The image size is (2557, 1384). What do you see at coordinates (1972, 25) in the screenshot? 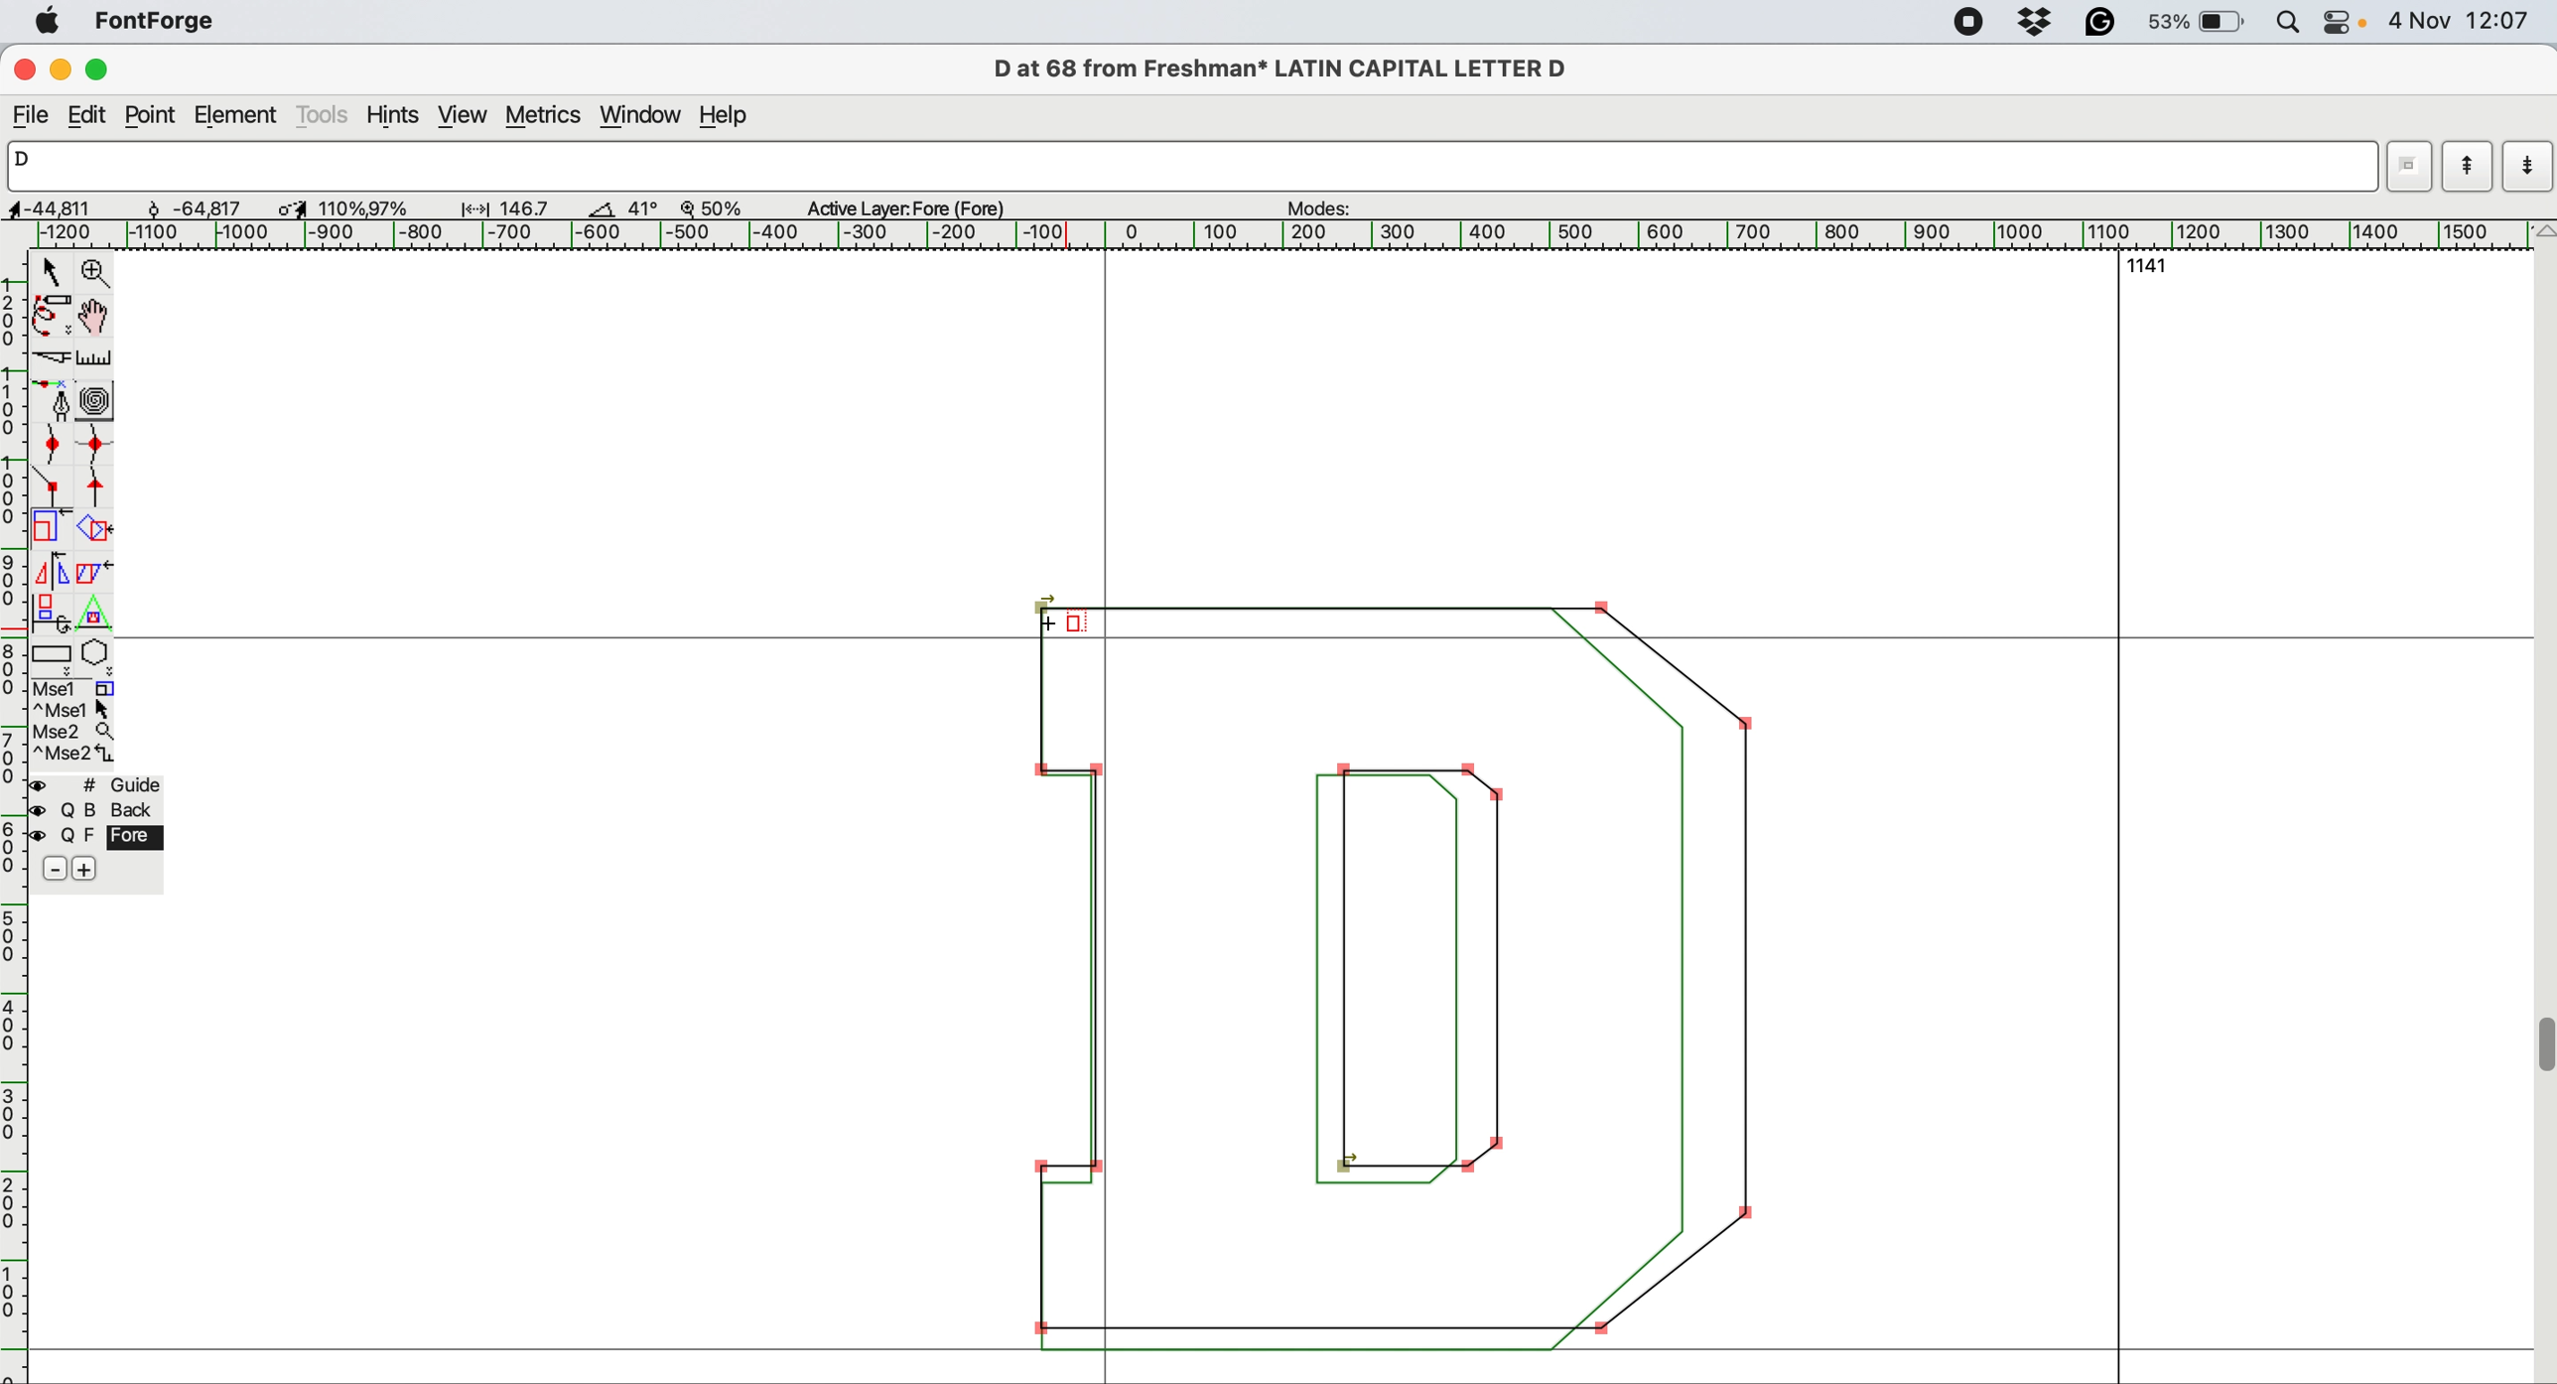
I see `screen recorder` at bounding box center [1972, 25].